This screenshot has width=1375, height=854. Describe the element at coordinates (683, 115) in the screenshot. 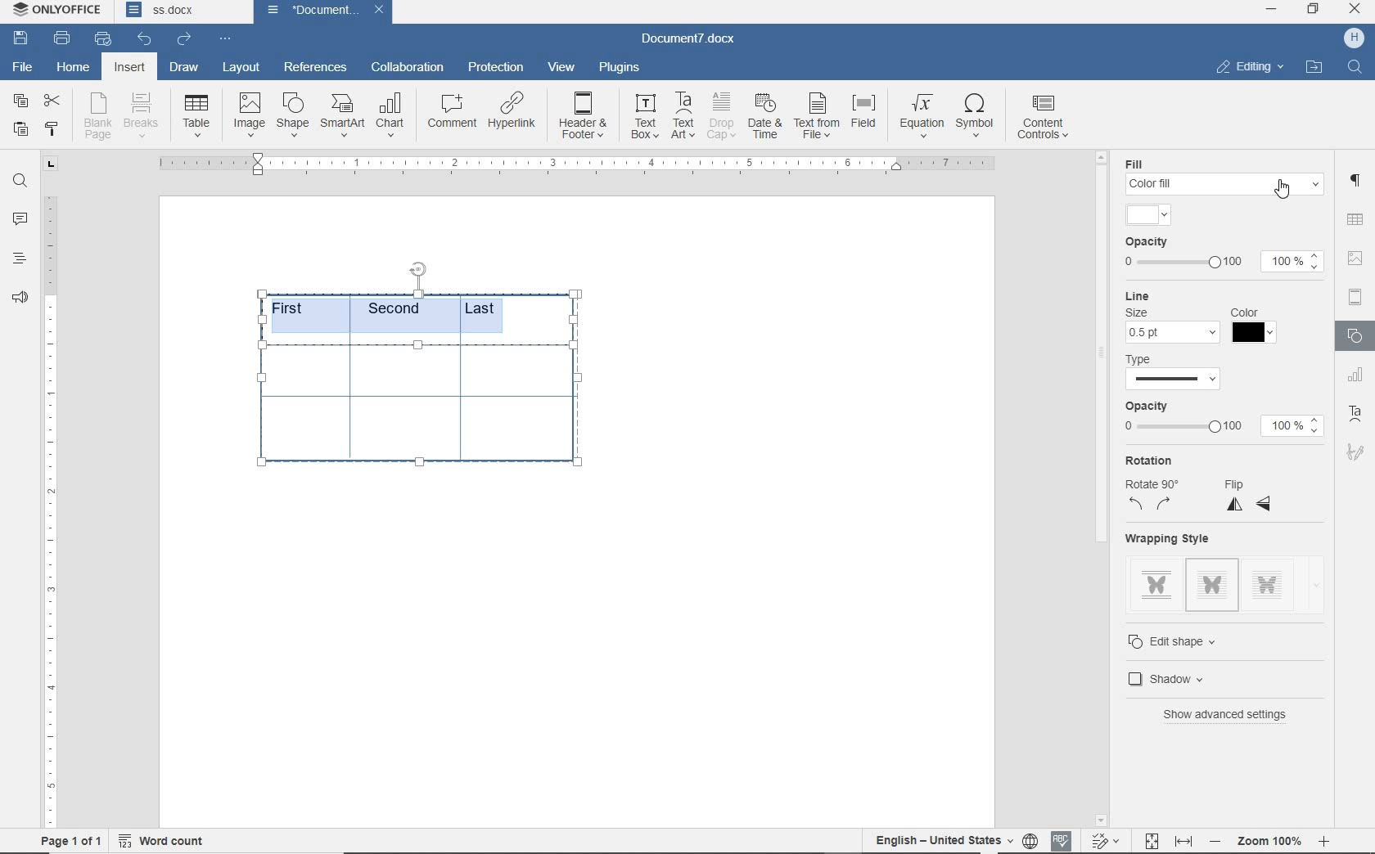

I see `text art` at that location.